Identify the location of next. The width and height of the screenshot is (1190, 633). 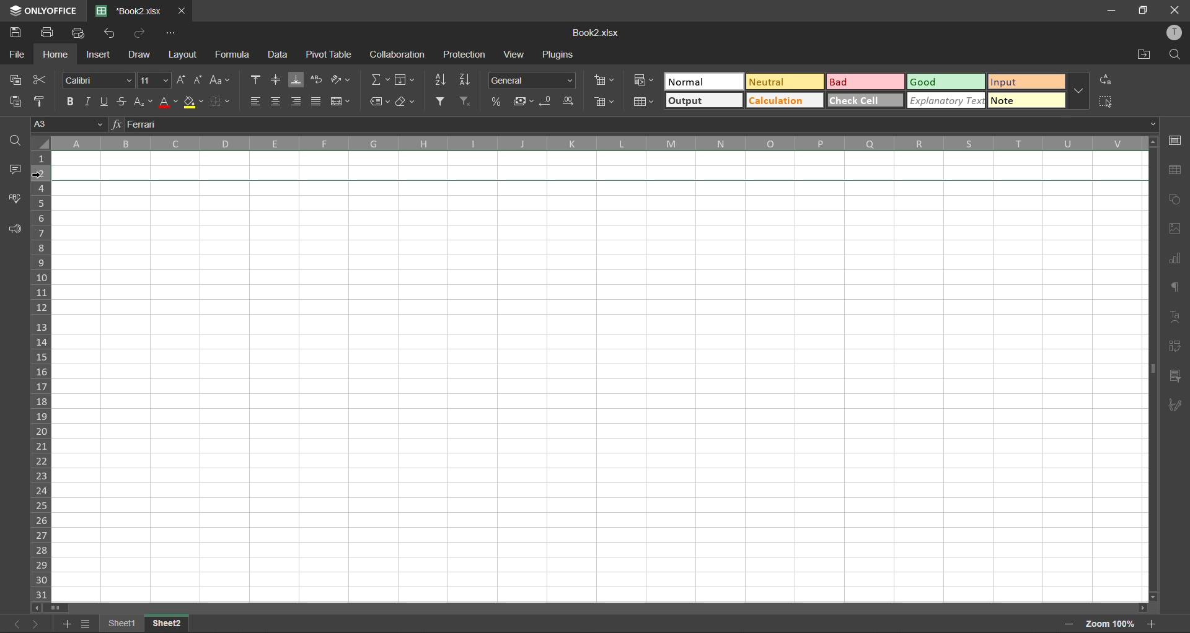
(36, 625).